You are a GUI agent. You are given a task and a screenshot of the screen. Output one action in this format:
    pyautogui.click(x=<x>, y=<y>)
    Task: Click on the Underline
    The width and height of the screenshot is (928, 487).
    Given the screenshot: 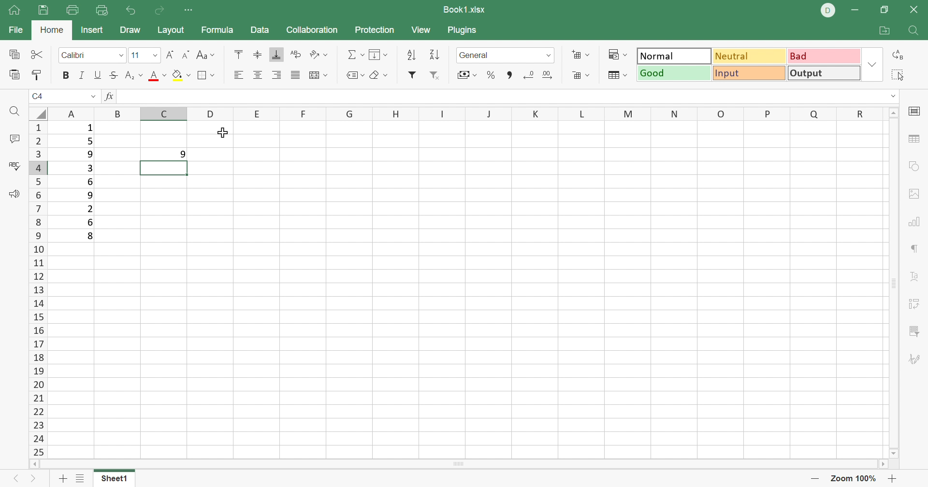 What is the action you would take?
    pyautogui.click(x=97, y=75)
    